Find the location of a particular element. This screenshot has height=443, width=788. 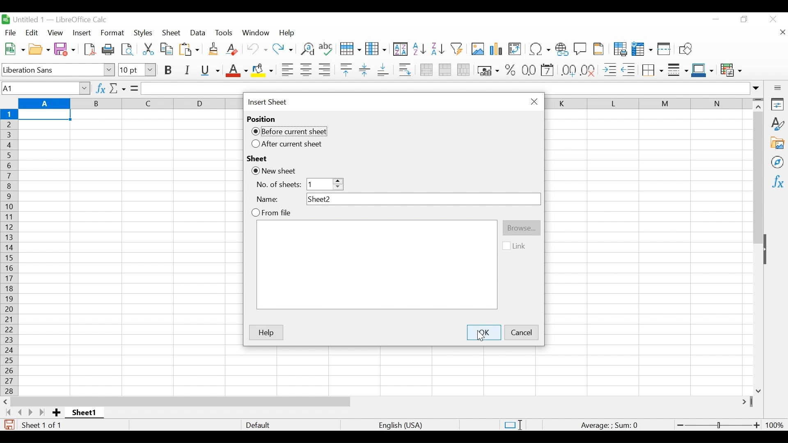

Cancel is located at coordinates (522, 332).